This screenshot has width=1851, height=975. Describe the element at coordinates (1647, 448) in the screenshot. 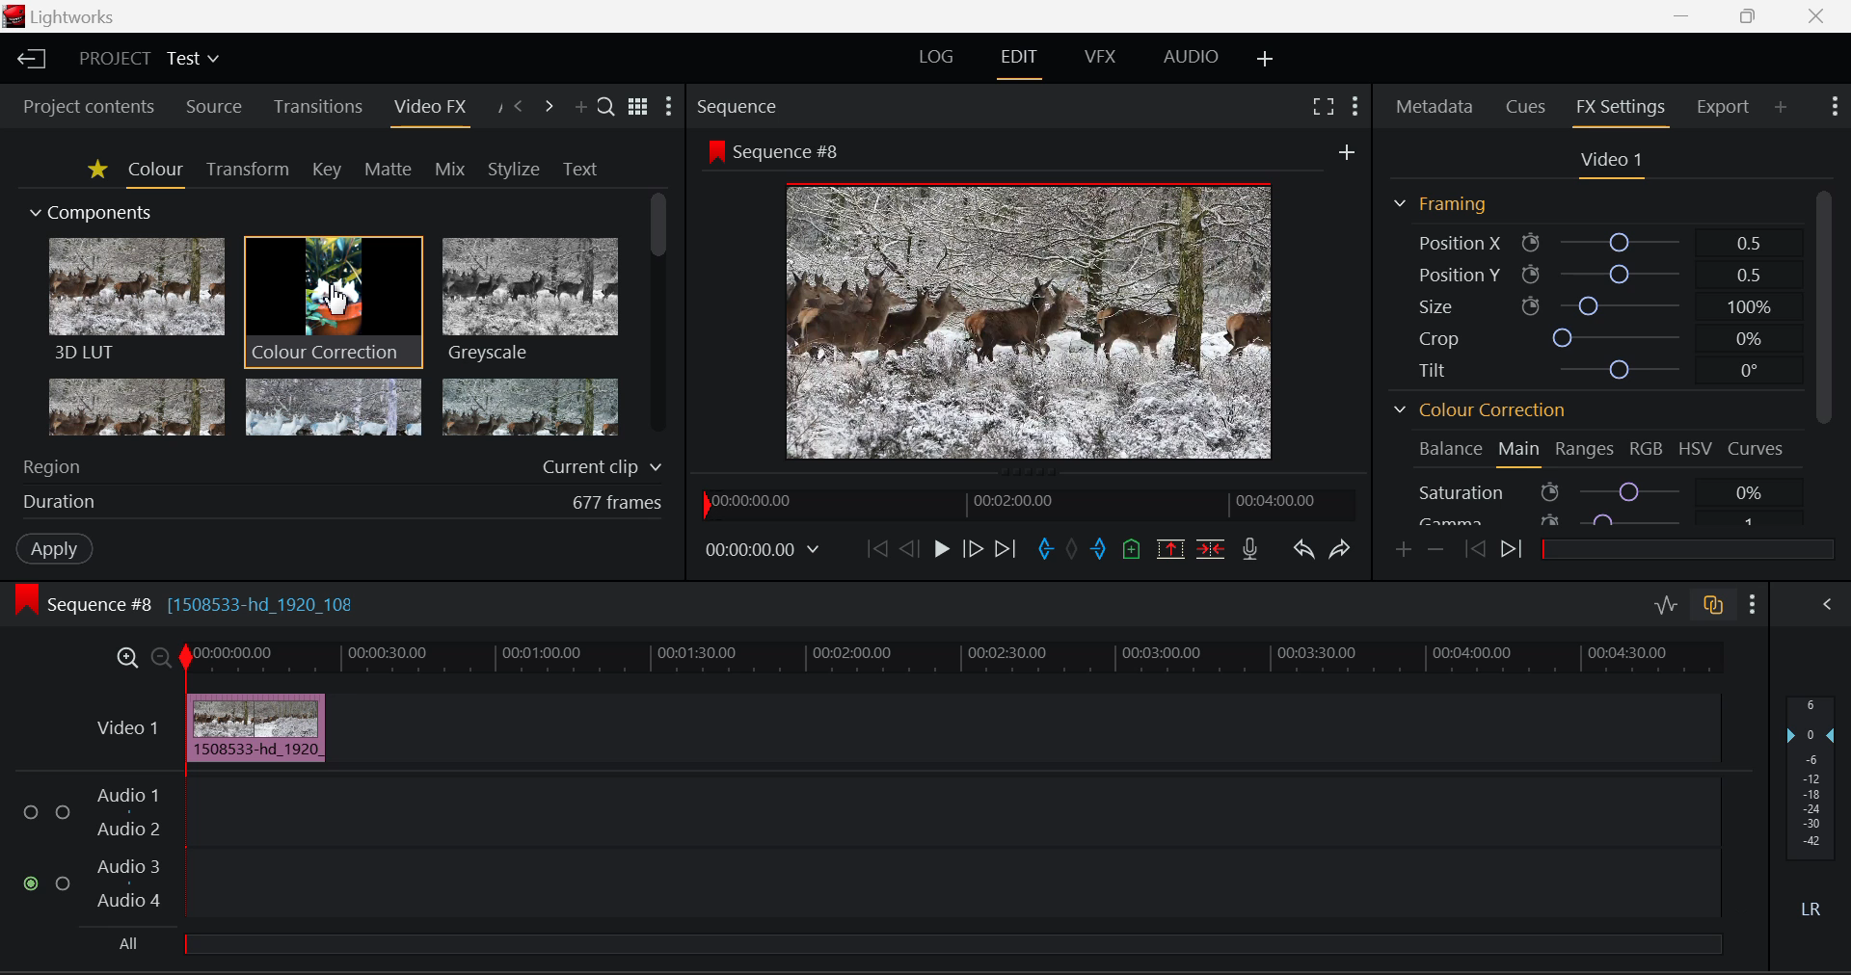

I see `RGB` at that location.